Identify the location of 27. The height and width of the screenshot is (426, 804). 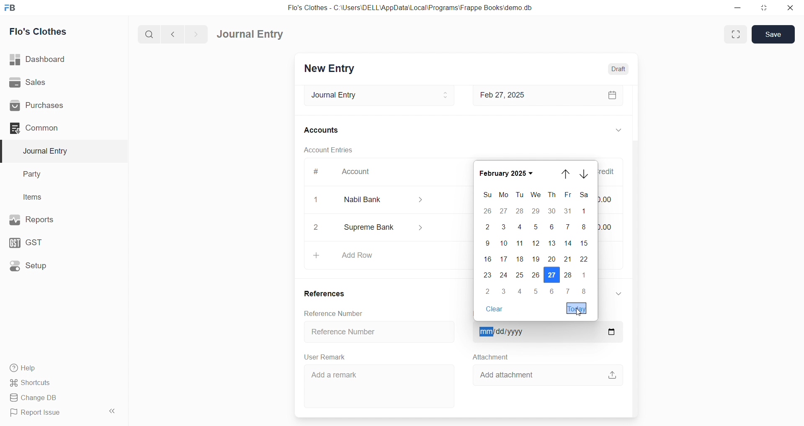
(503, 211).